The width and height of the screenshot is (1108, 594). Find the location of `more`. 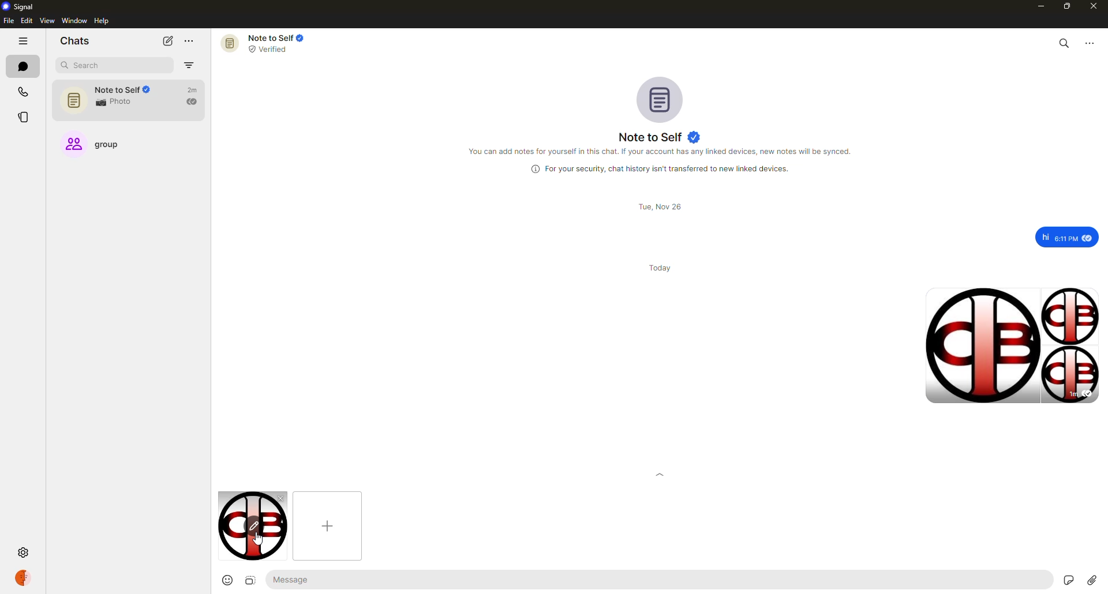

more is located at coordinates (1092, 44).